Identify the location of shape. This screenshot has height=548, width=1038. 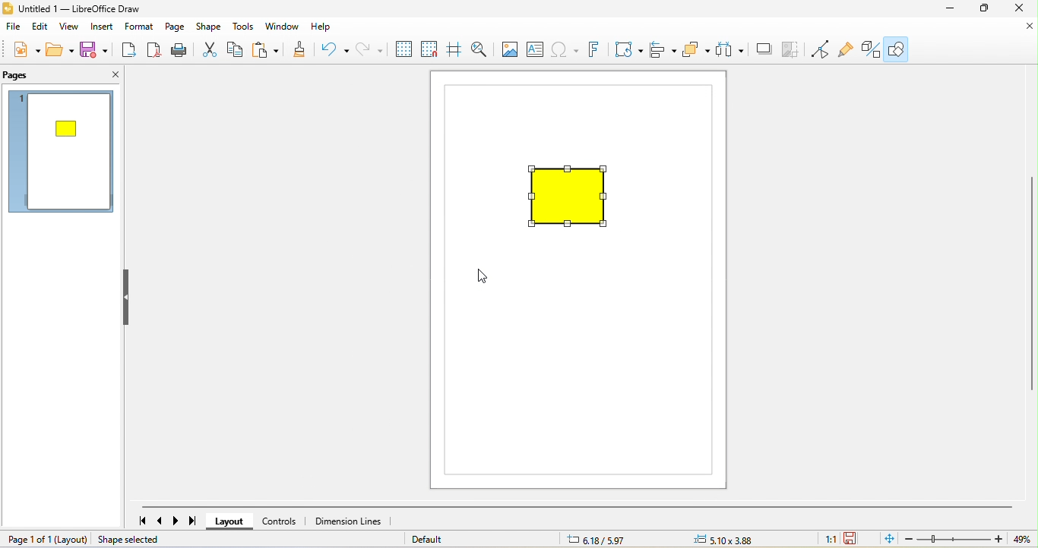
(207, 28).